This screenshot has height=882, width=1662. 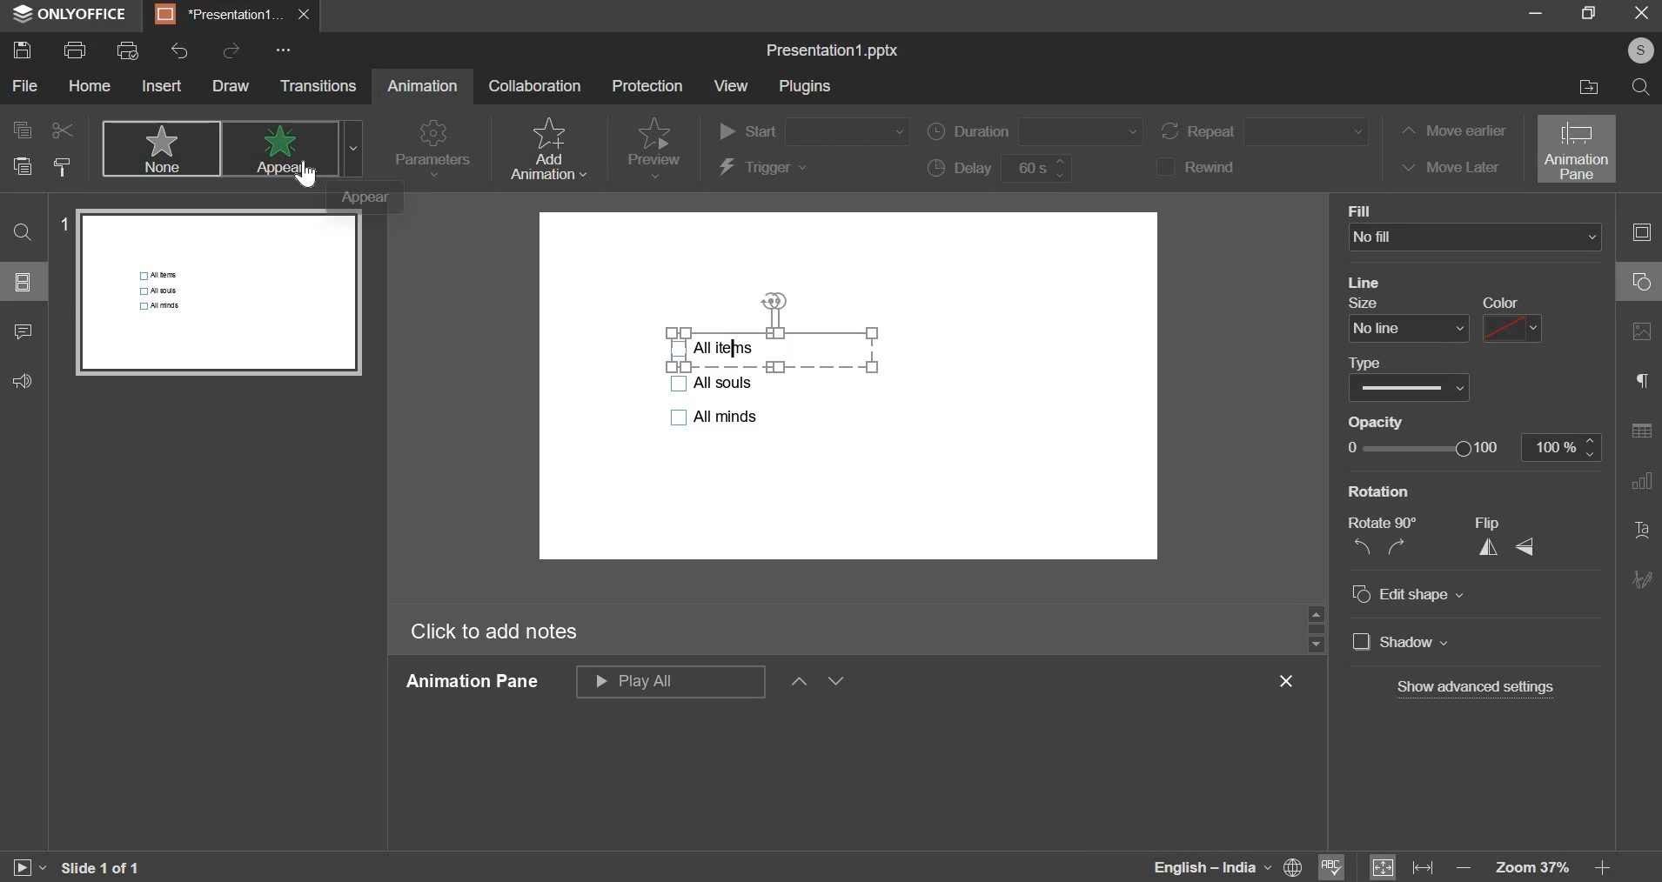 I want to click on duration, so click(x=1033, y=131).